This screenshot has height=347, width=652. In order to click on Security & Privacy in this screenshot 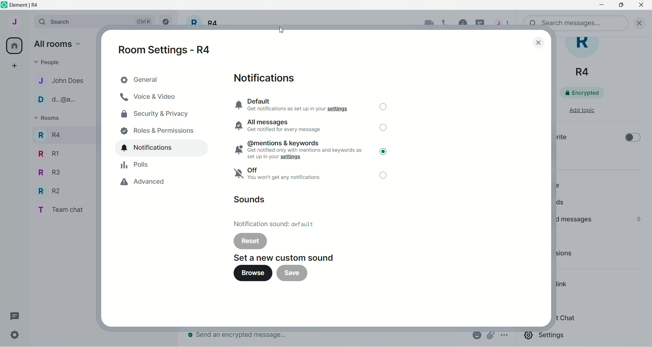, I will do `click(159, 114)`.